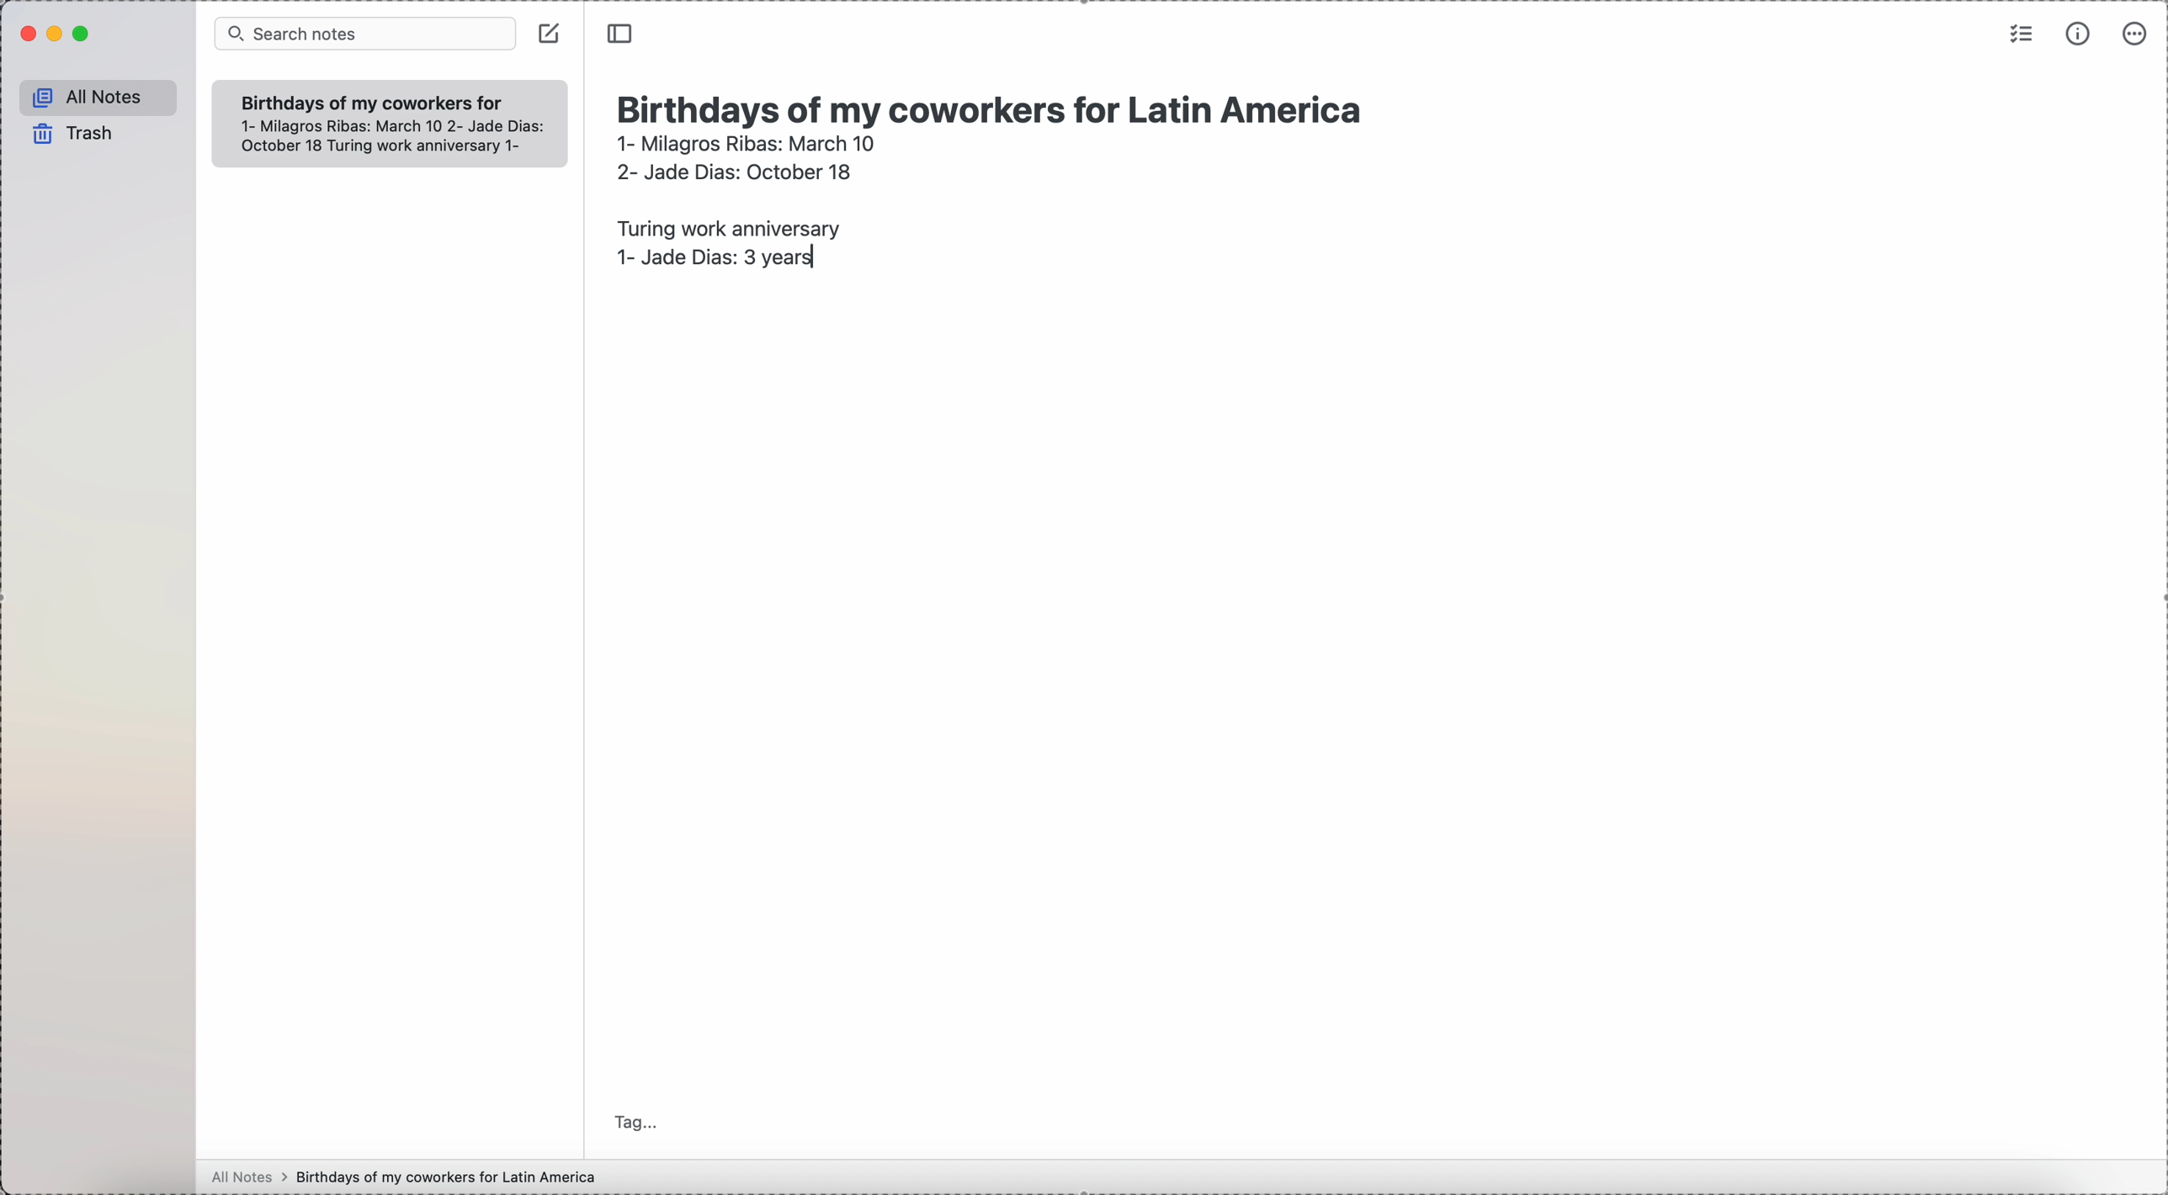 The height and width of the screenshot is (1195, 2168). Describe the element at coordinates (715, 262) in the screenshot. I see `1- Jade Dias` at that location.